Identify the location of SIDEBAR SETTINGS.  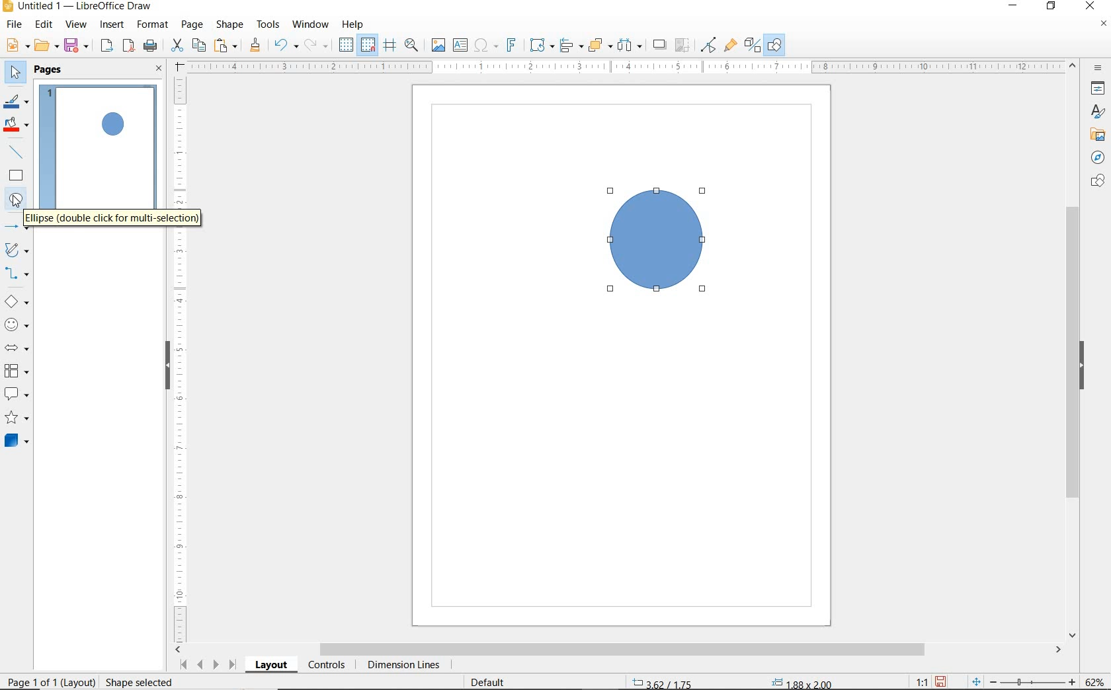
(1098, 69).